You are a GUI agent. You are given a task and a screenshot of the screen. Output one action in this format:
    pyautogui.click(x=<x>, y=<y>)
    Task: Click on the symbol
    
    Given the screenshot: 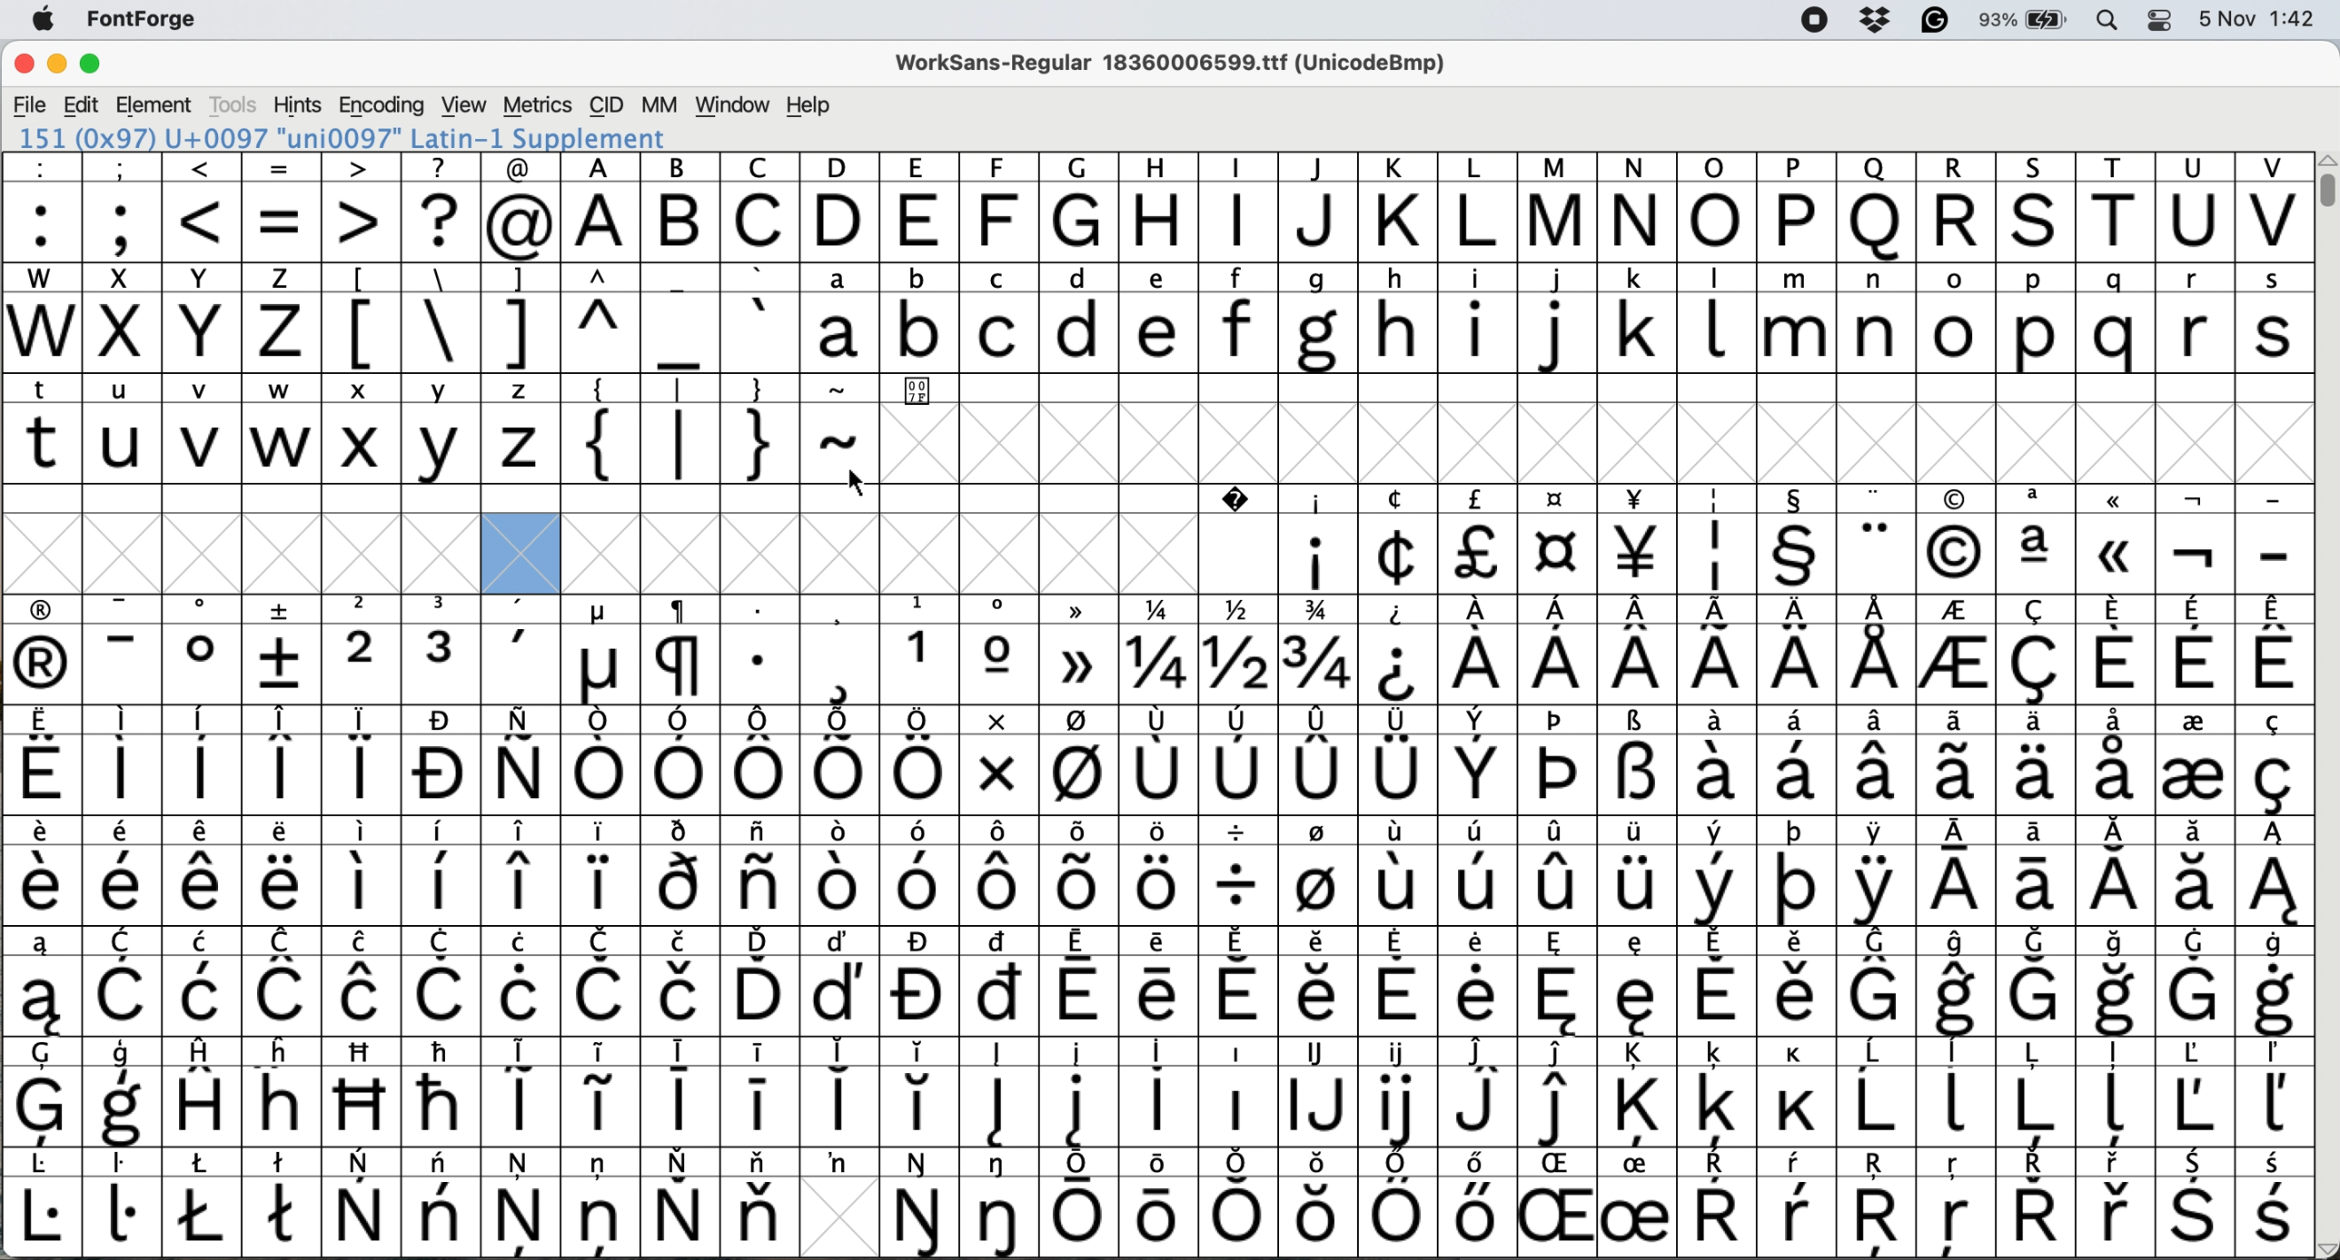 What is the action you would take?
    pyautogui.click(x=1401, y=870)
    